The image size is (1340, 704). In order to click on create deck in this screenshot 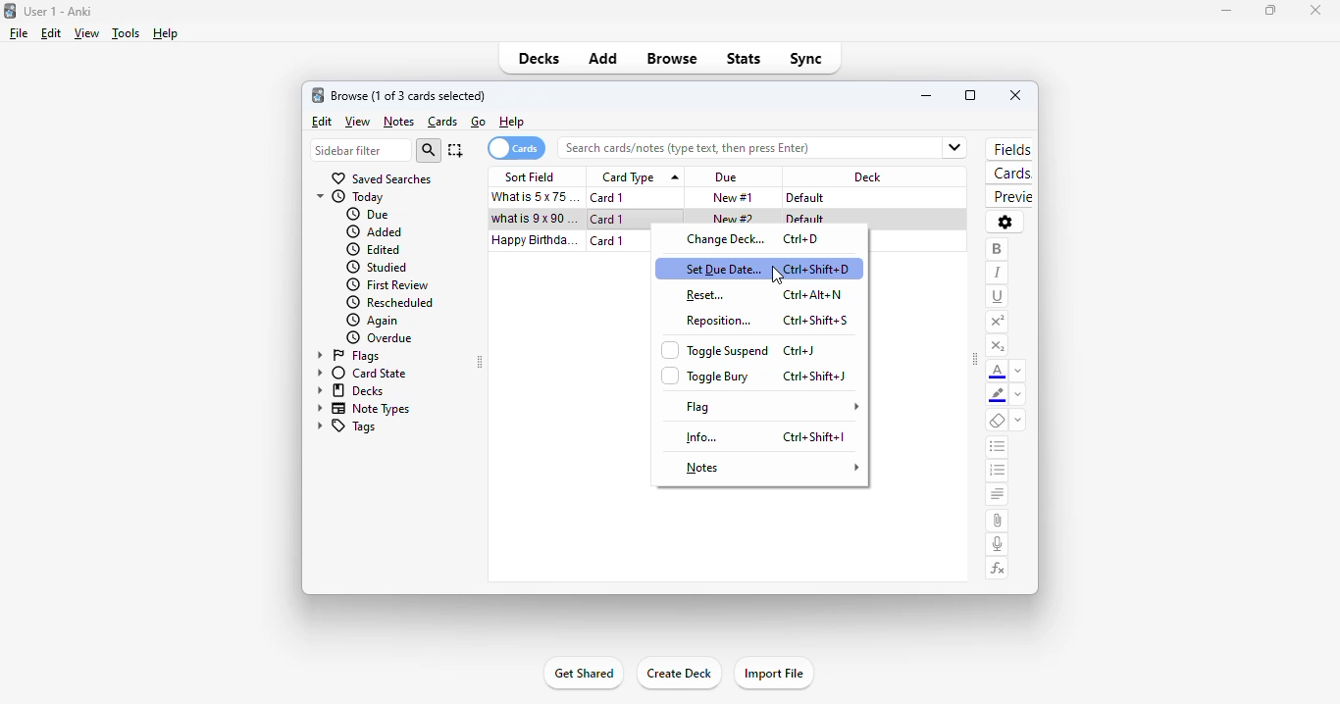, I will do `click(677, 672)`.